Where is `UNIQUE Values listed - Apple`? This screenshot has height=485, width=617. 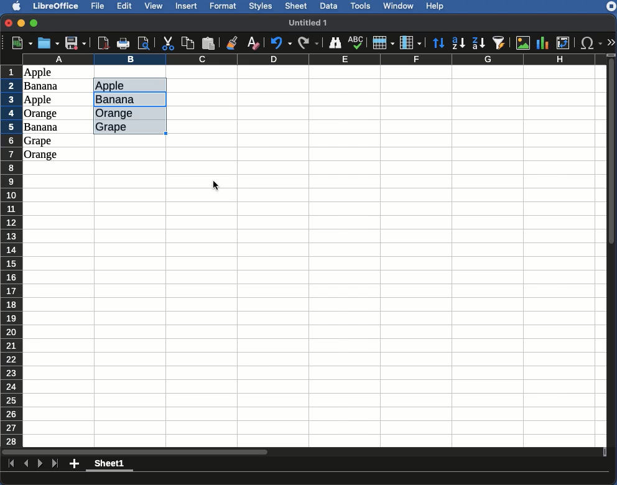
UNIQUE Values listed - Apple is located at coordinates (129, 85).